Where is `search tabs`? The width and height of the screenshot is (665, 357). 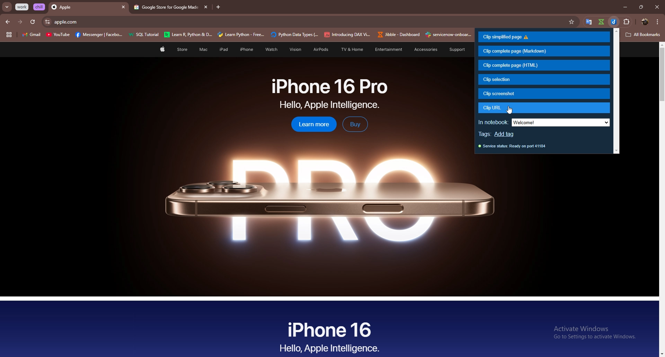 search tabs is located at coordinates (7, 7).